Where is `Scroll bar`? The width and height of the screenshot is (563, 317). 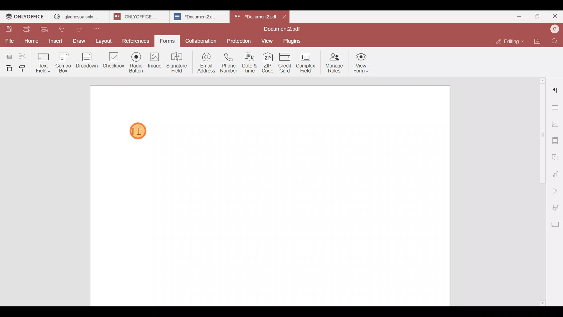
Scroll bar is located at coordinates (540, 190).